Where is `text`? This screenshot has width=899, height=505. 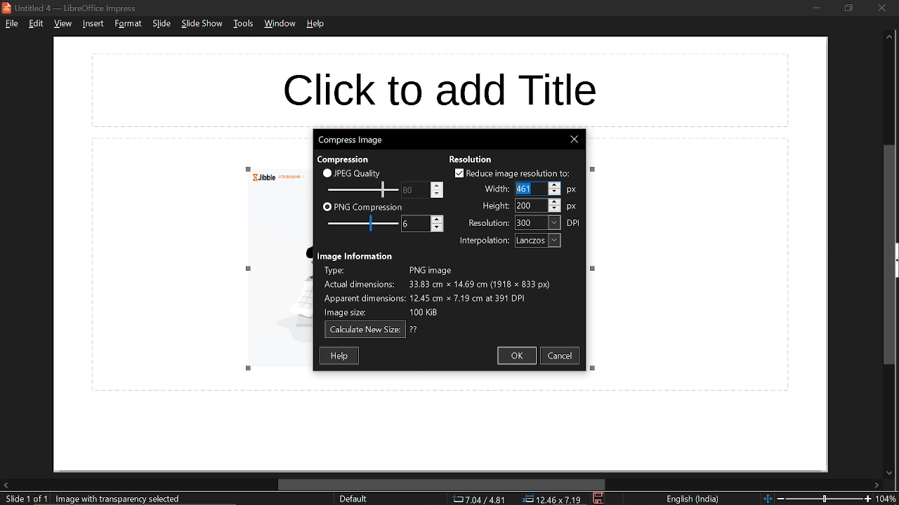
text is located at coordinates (484, 241).